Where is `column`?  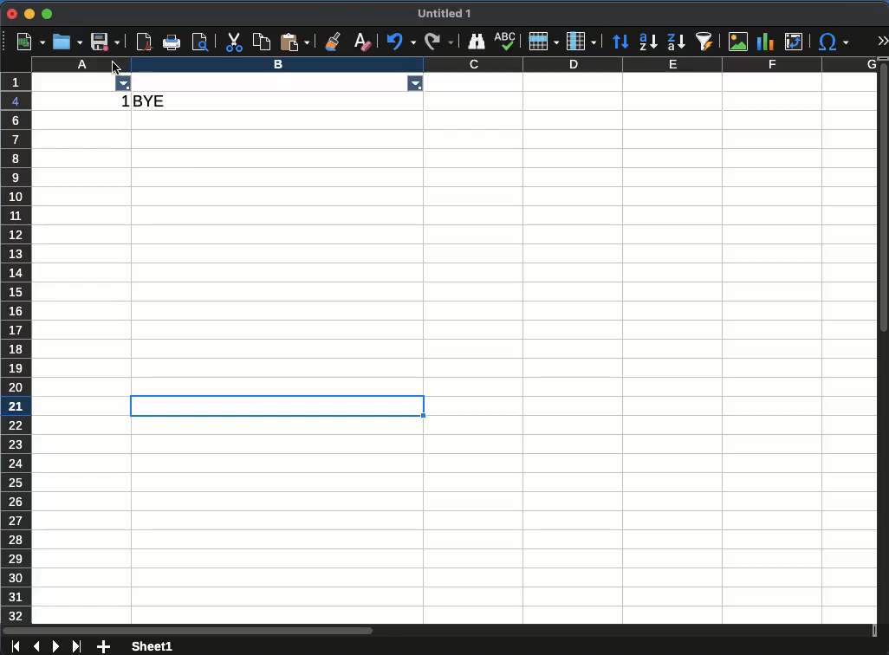
column is located at coordinates (581, 42).